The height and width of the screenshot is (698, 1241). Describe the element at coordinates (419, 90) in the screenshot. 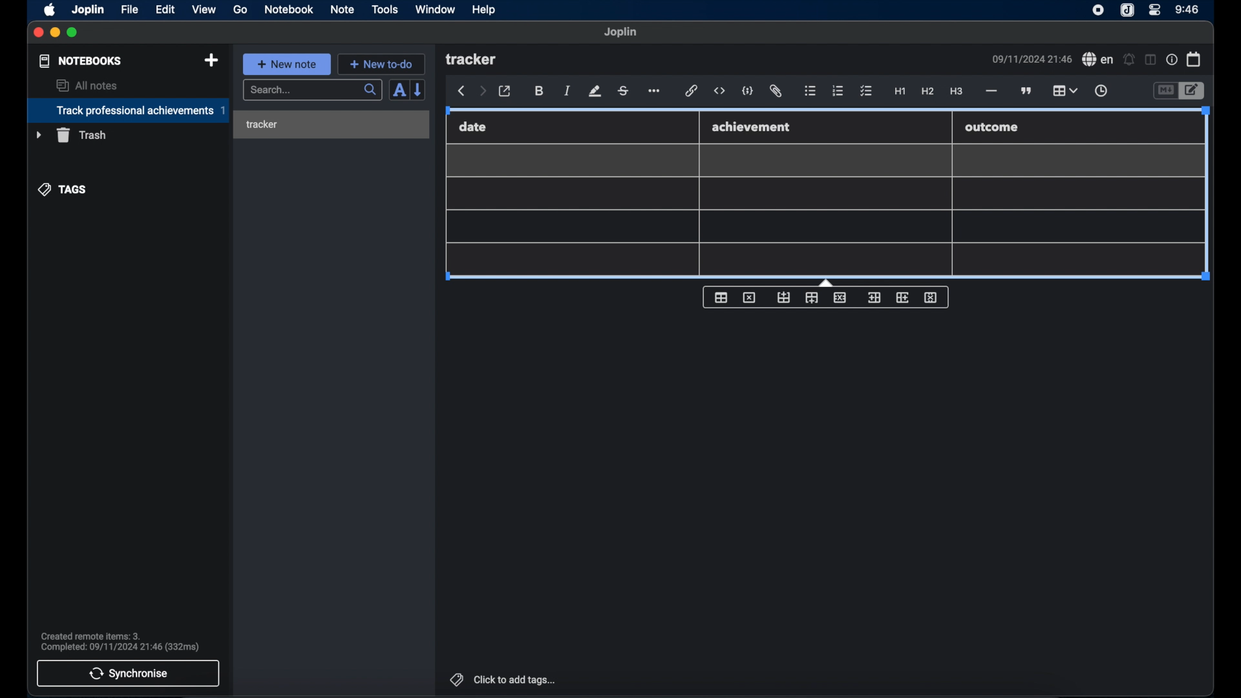

I see `reverse sort order` at that location.